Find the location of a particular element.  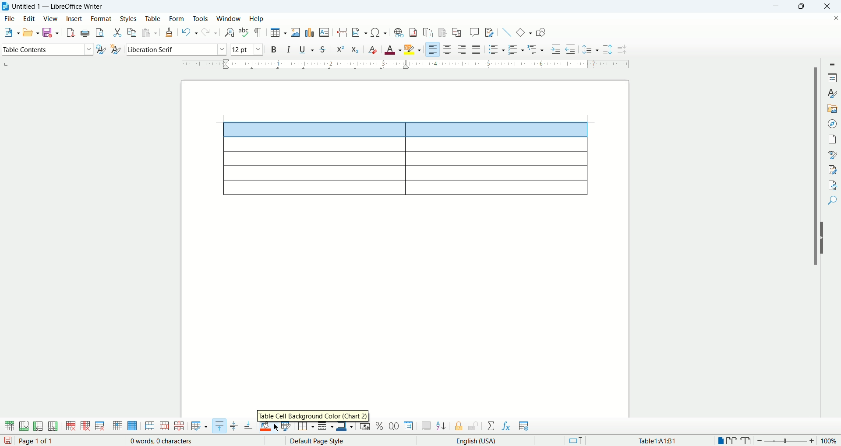

pragraph style is located at coordinates (46, 48).